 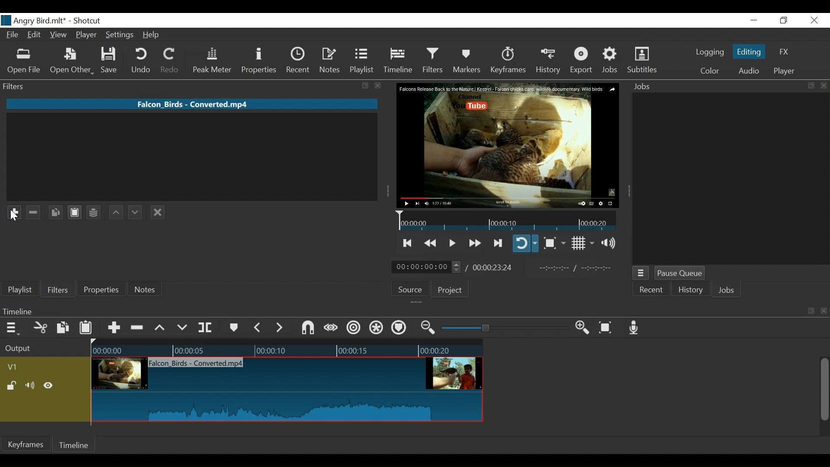 What do you see at coordinates (33, 212) in the screenshot?
I see `Remove Selected Filter` at bounding box center [33, 212].